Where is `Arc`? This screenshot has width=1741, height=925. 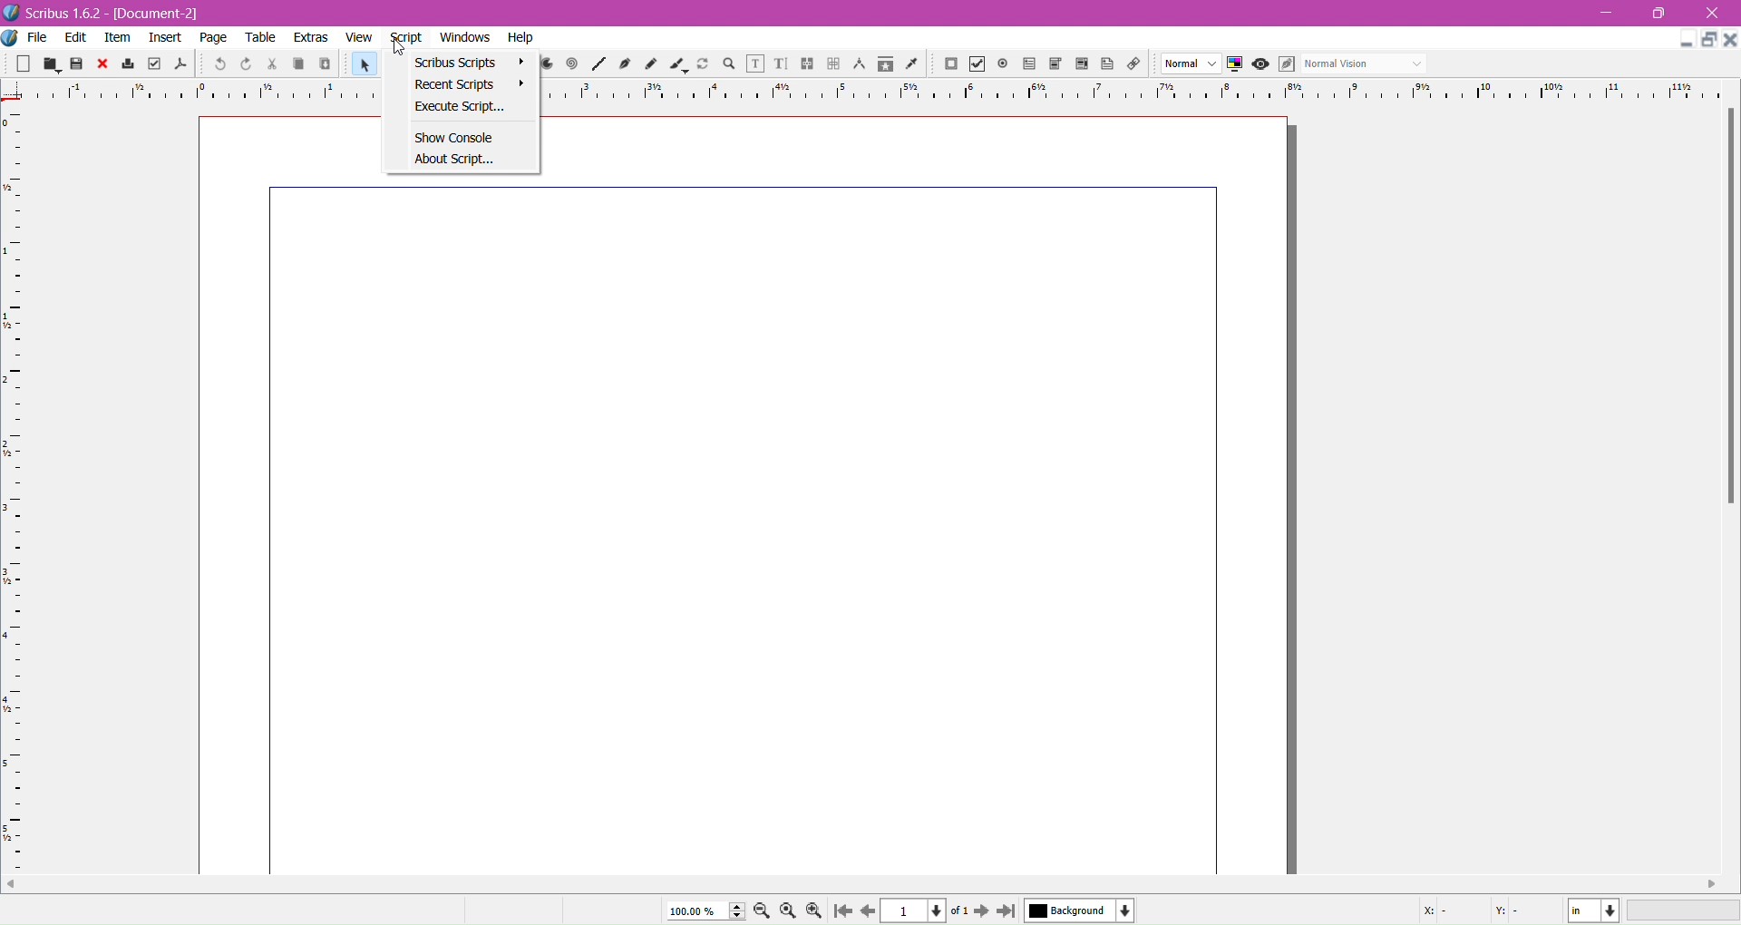 Arc is located at coordinates (545, 64).